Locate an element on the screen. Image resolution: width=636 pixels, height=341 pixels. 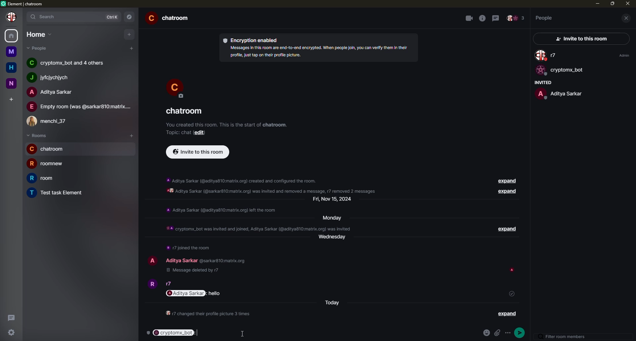
room is located at coordinates (58, 193).